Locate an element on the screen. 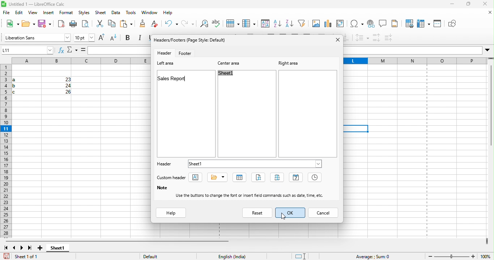 Image resolution: width=494 pixels, height=260 pixels. comment is located at coordinates (383, 24).